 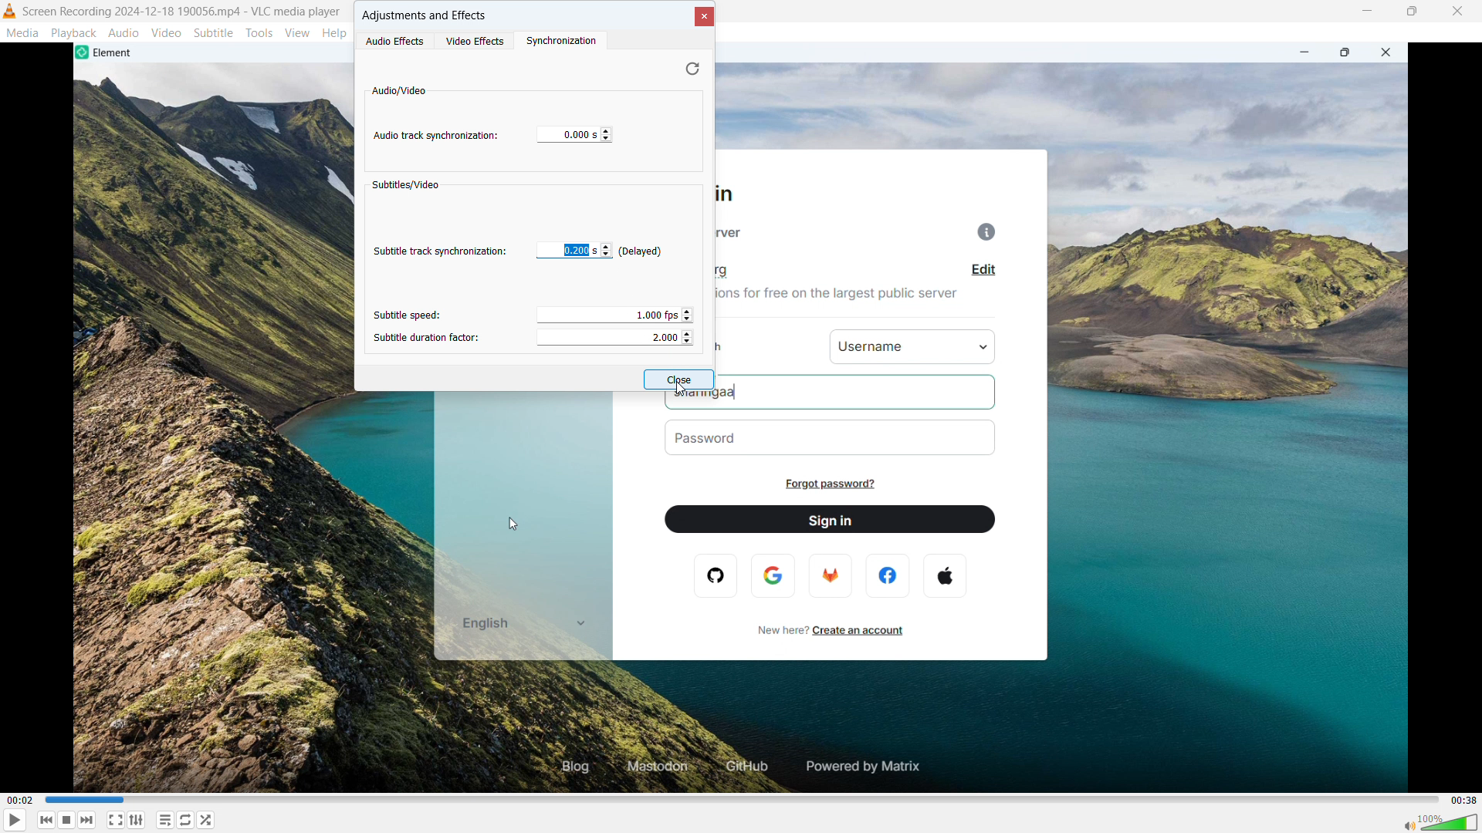 I want to click on apple logo, so click(x=944, y=576).